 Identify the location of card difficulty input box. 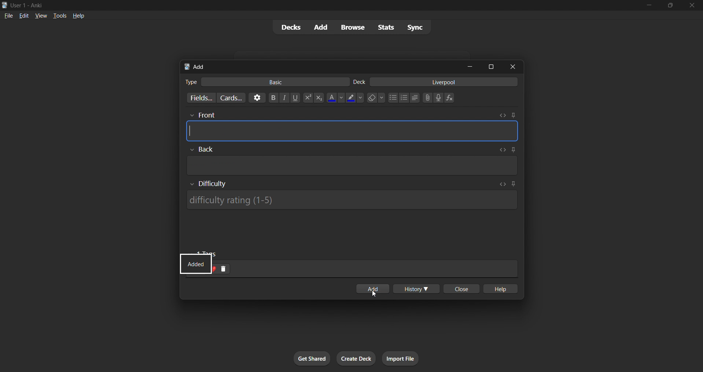
(350, 195).